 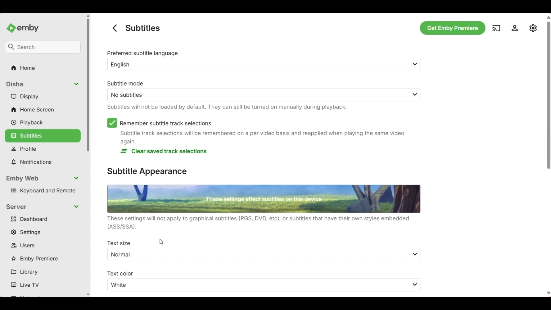 I want to click on Settings, so click(x=44, y=232).